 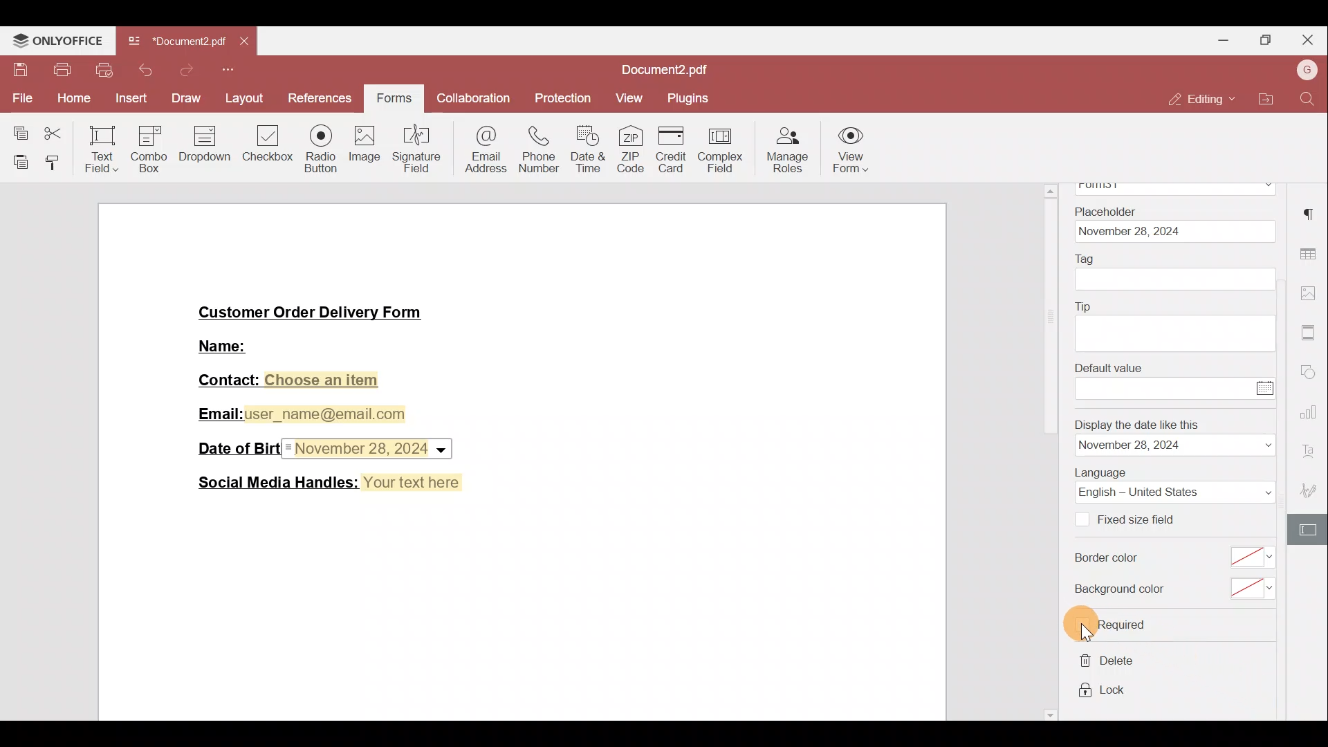 I want to click on required, so click(x=1120, y=625).